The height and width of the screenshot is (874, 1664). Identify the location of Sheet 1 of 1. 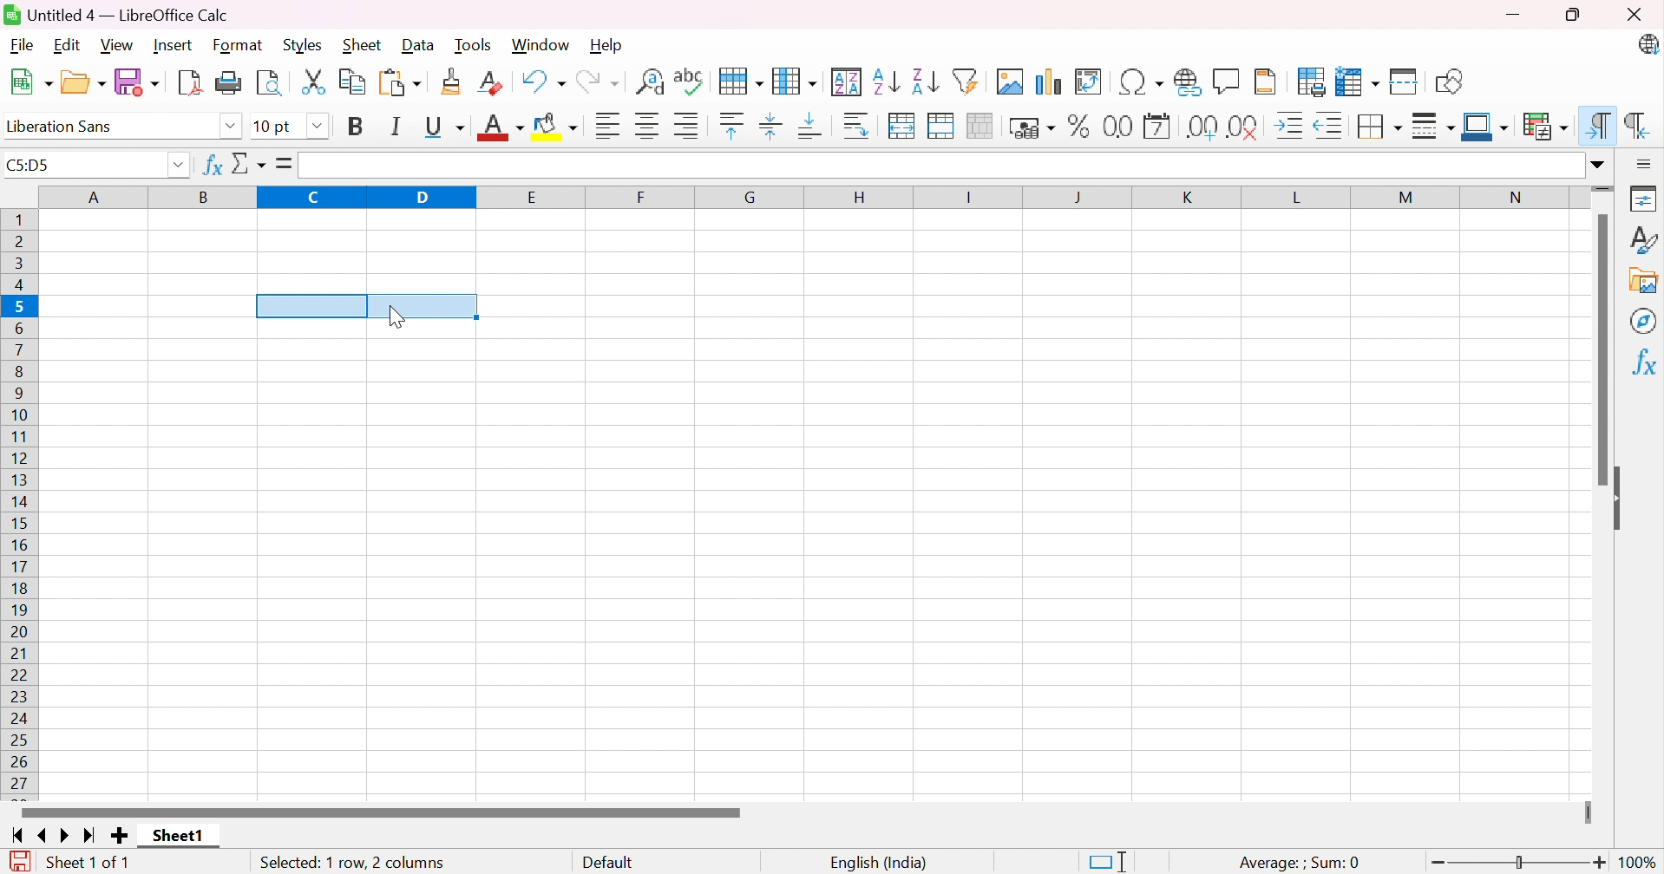
(90, 860).